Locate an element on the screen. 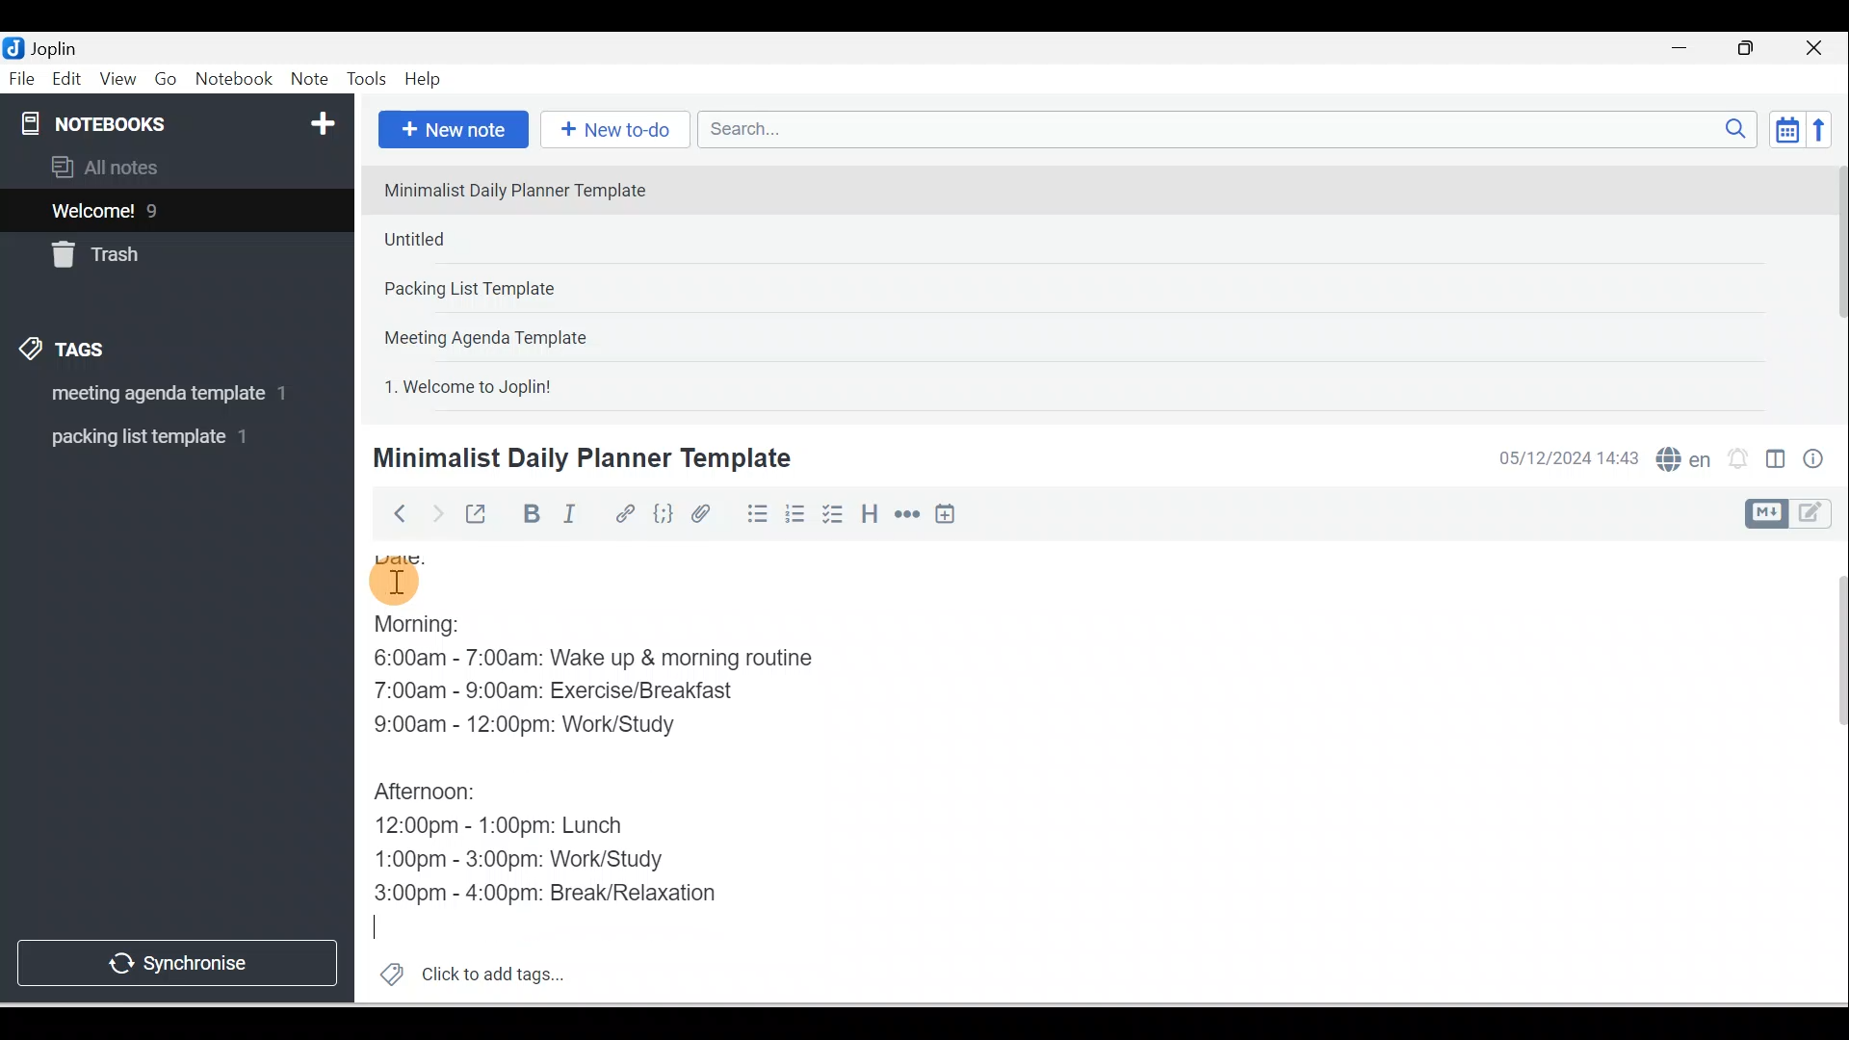 This screenshot has height=1040, width=1849. 7:00am - 9:00am: Exercise/Breakfast is located at coordinates (576, 690).